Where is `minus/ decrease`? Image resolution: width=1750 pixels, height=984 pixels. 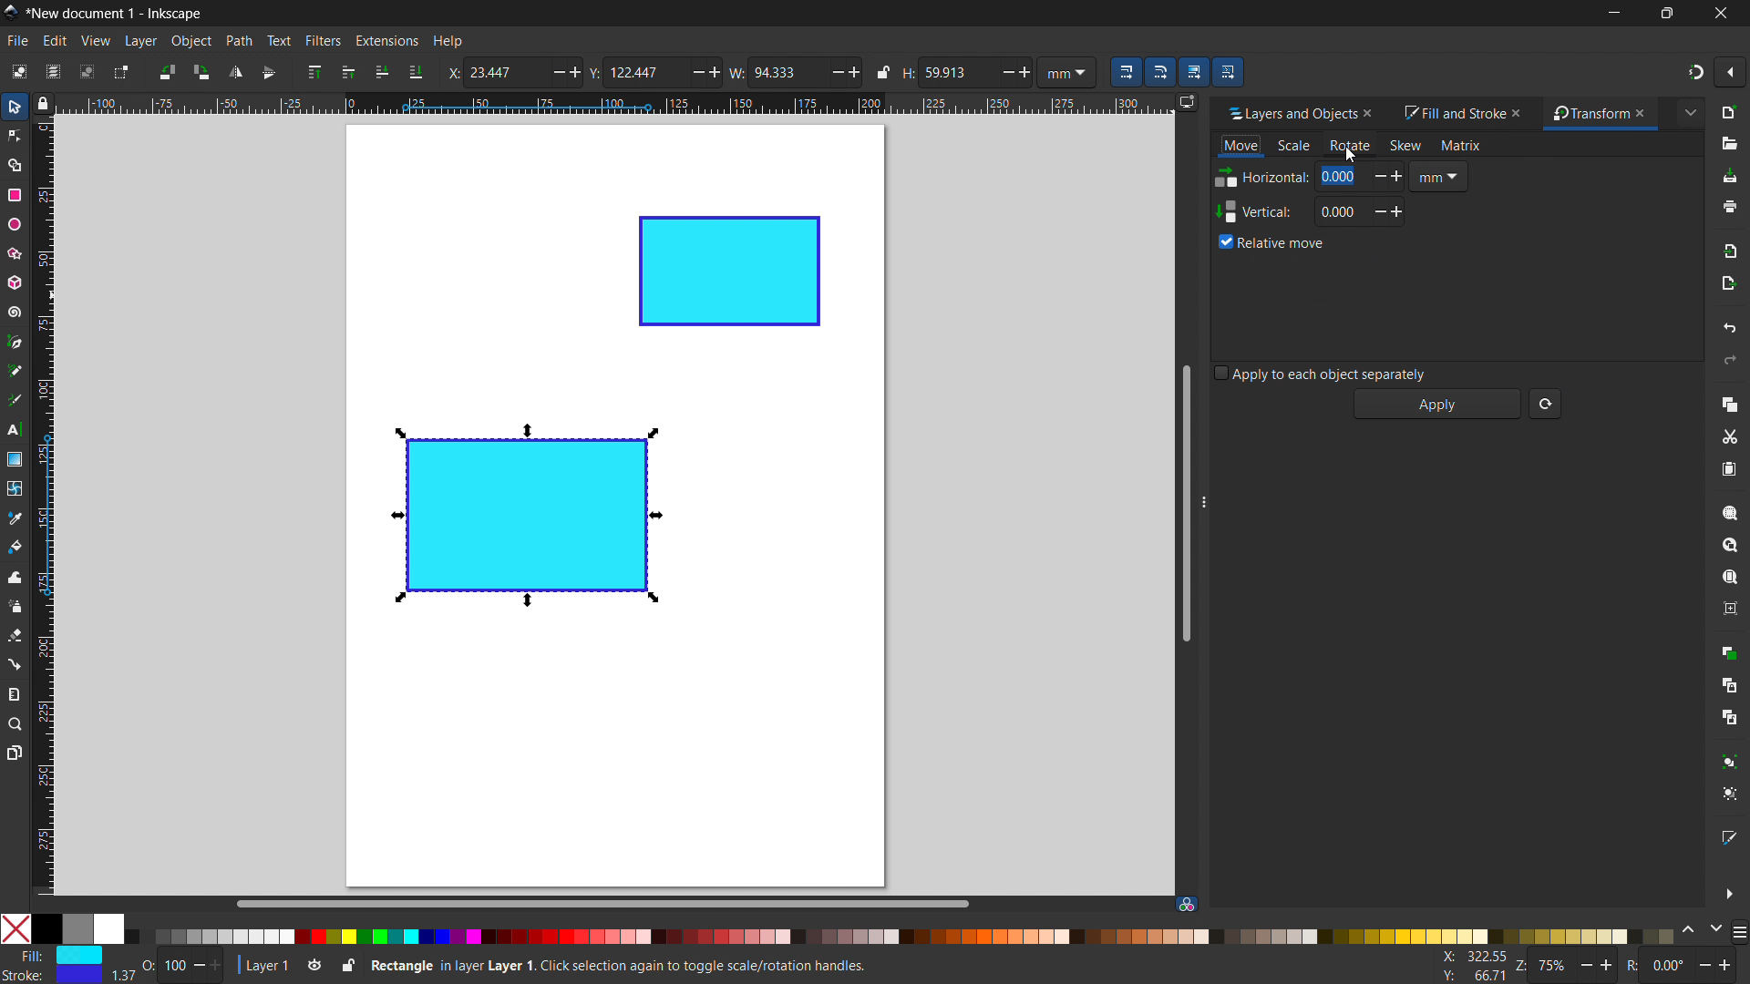
minus/ decrease is located at coordinates (551, 72).